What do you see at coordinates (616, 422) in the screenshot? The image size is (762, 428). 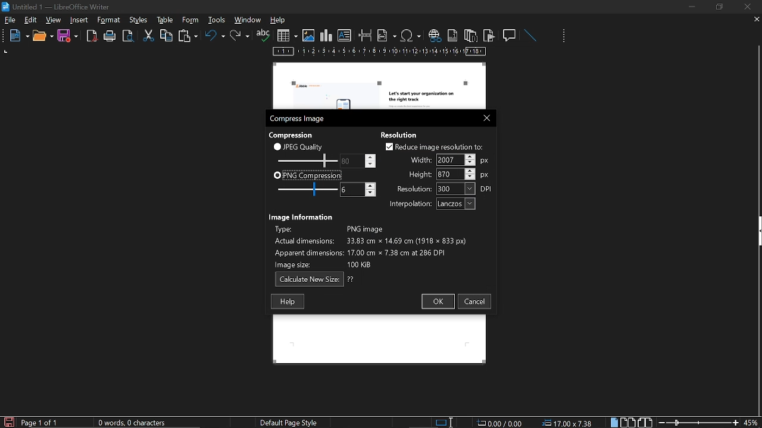 I see `single page view` at bounding box center [616, 422].